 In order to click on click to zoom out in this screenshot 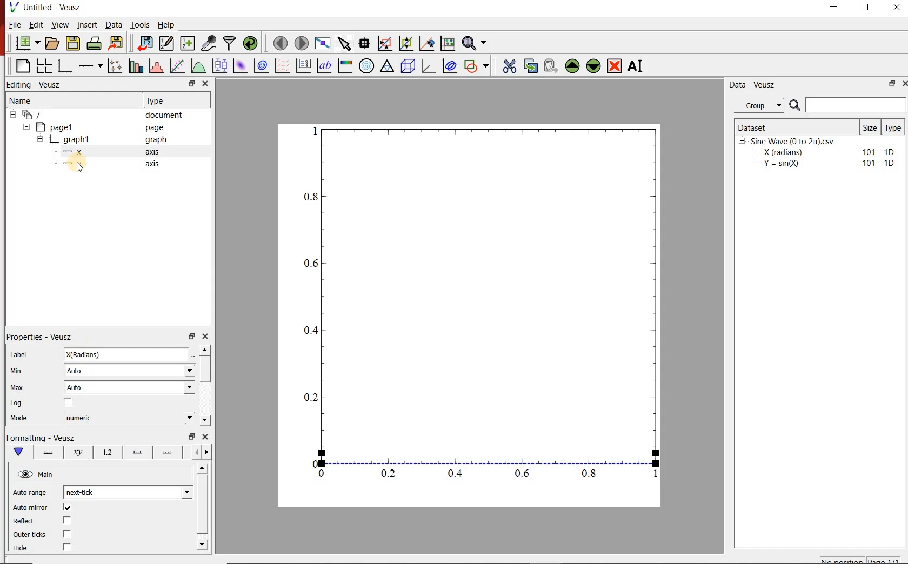, I will do `click(408, 42)`.